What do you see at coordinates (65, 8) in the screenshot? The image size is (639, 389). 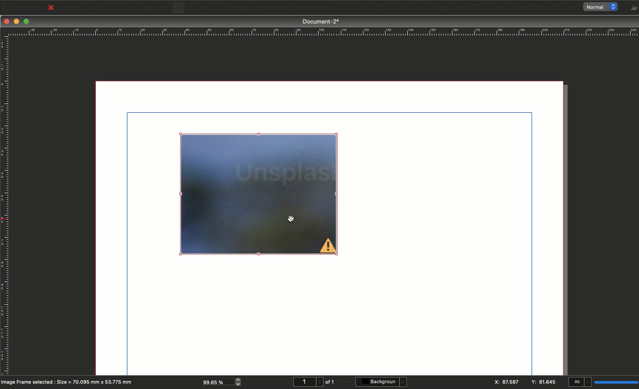 I see `Print` at bounding box center [65, 8].